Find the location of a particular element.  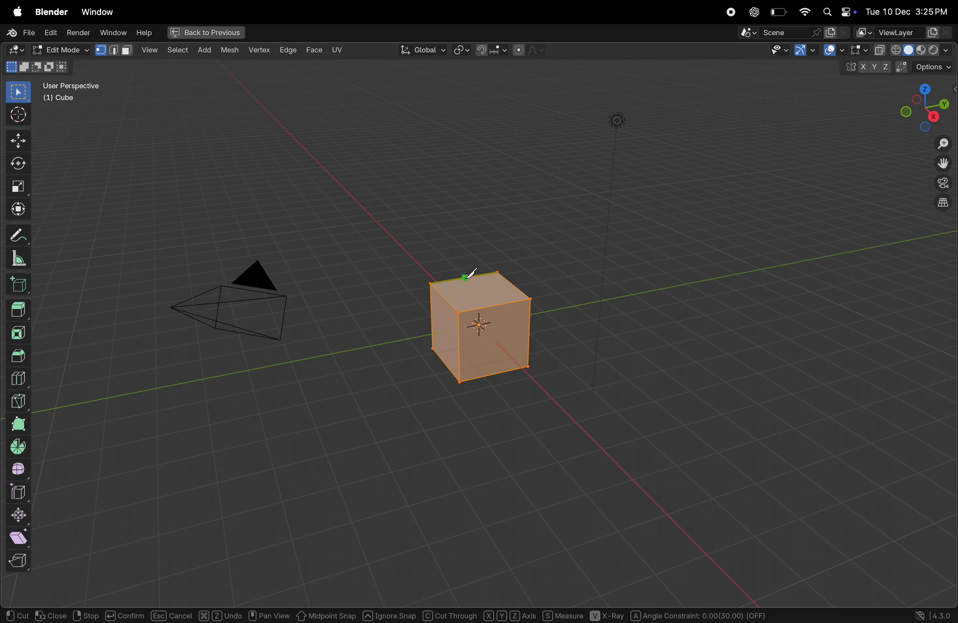

edge slide is located at coordinates (20, 492).